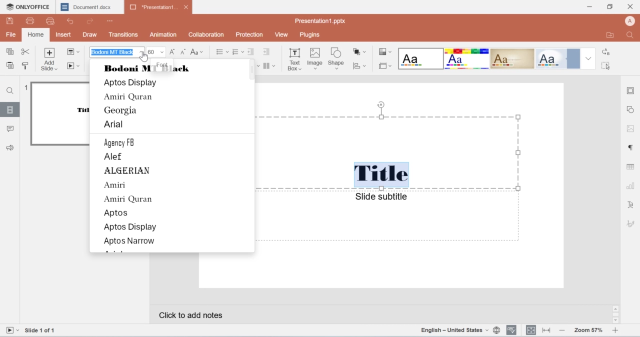 The width and height of the screenshot is (640, 337). What do you see at coordinates (129, 241) in the screenshot?
I see `Aptos Narrow` at bounding box center [129, 241].